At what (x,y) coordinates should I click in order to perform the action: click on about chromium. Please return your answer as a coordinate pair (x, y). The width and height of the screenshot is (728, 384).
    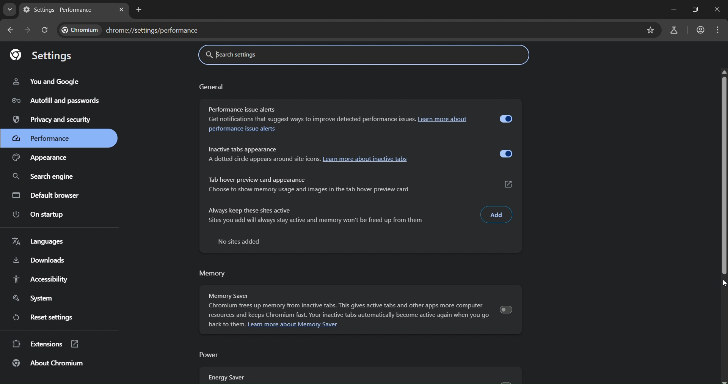
    Looking at the image, I should click on (57, 364).